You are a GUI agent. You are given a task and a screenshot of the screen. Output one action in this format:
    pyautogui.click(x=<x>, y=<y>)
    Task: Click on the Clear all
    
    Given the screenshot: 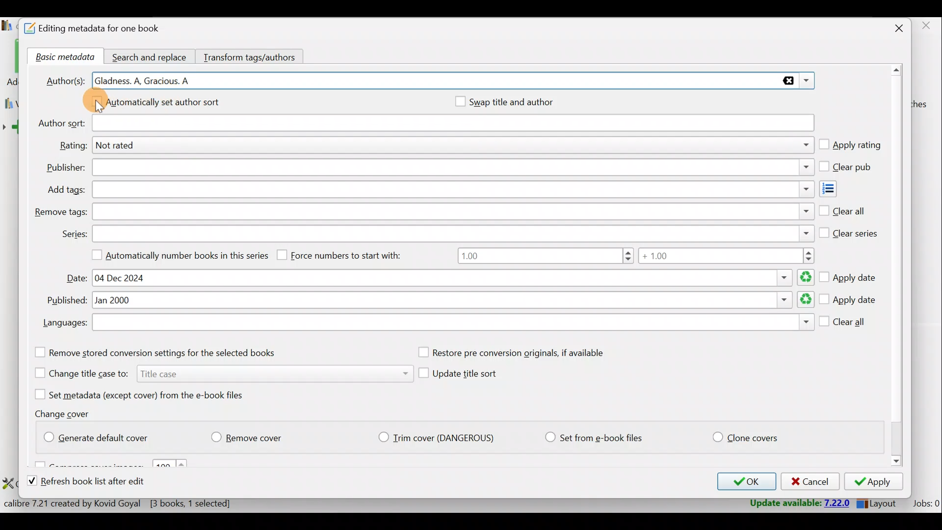 What is the action you would take?
    pyautogui.click(x=844, y=324)
    